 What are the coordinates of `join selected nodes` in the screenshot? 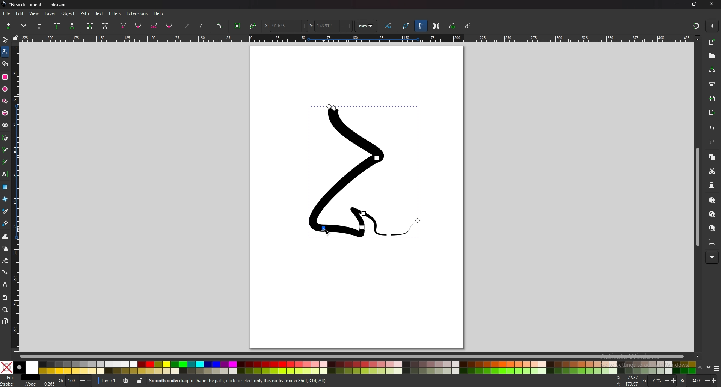 It's located at (57, 26).